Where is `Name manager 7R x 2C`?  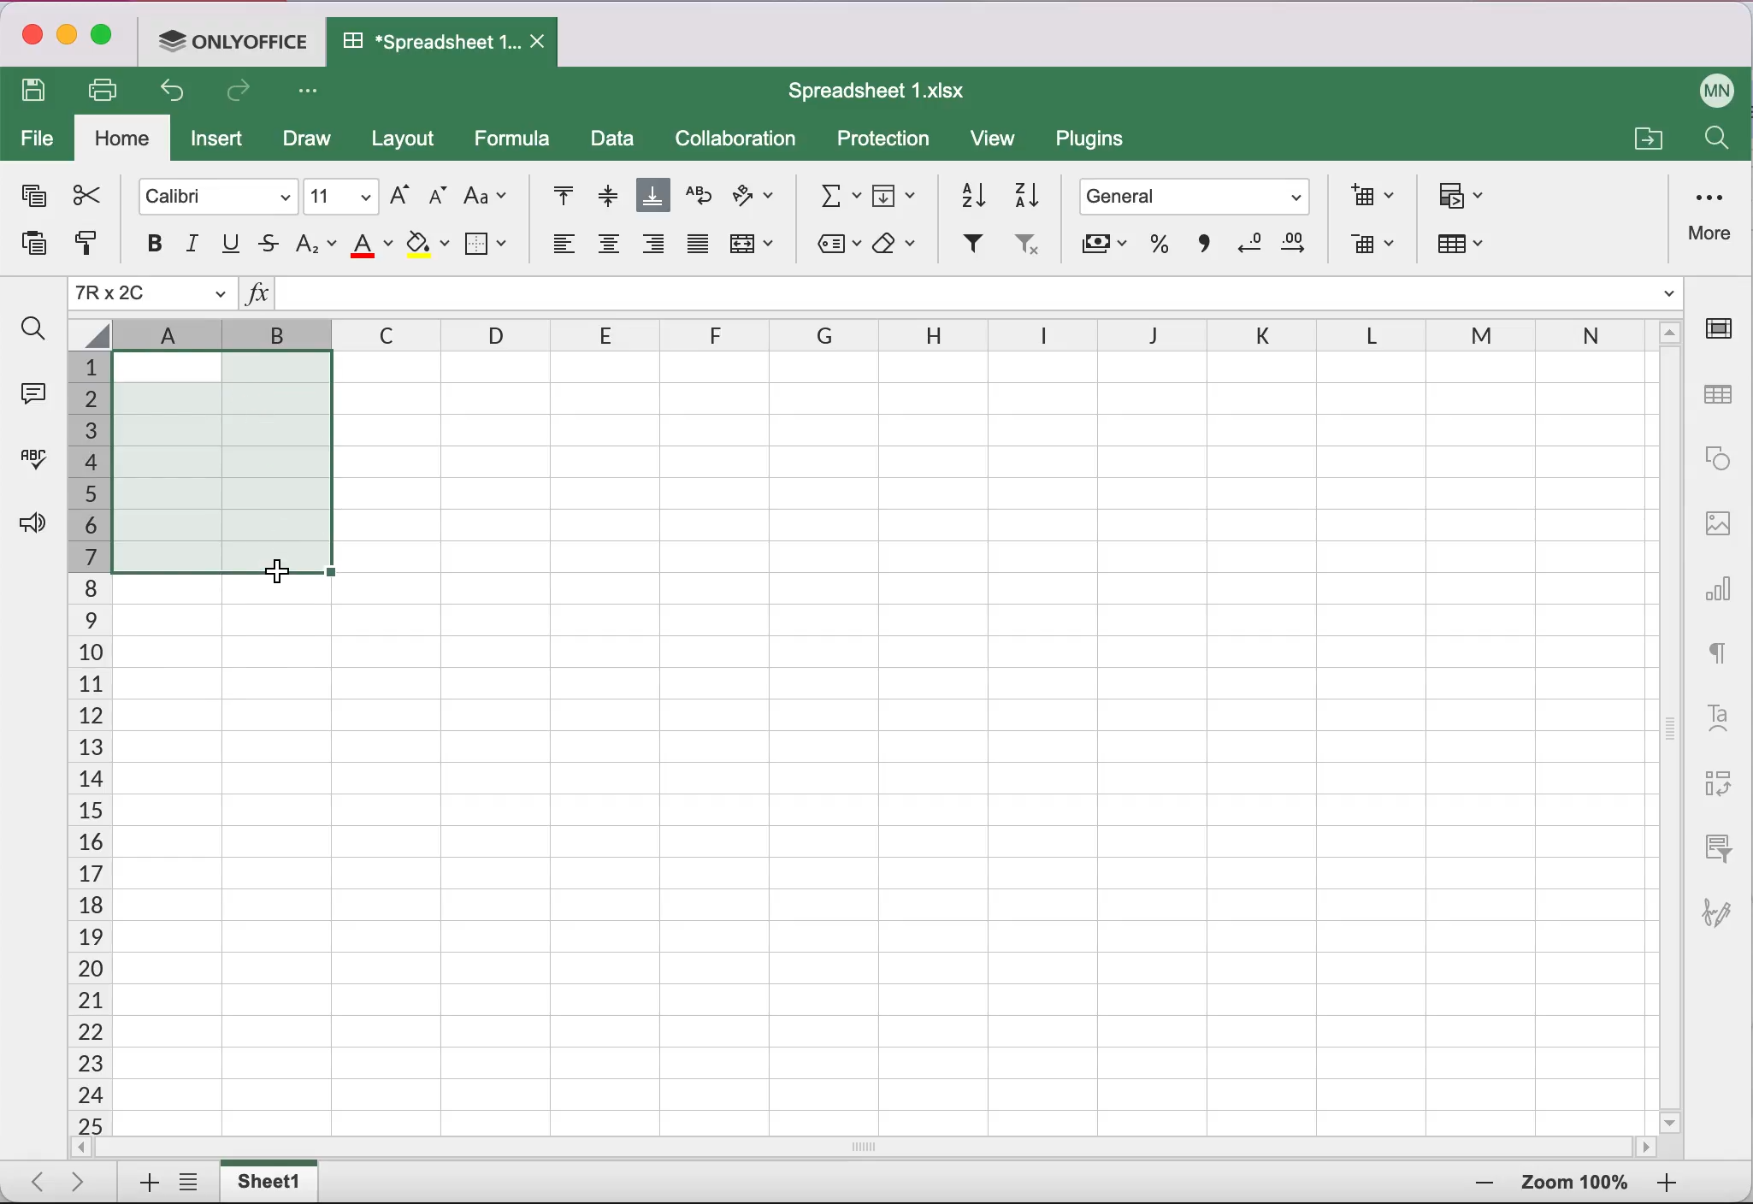
Name manager 7R x 2C is located at coordinates (152, 294).